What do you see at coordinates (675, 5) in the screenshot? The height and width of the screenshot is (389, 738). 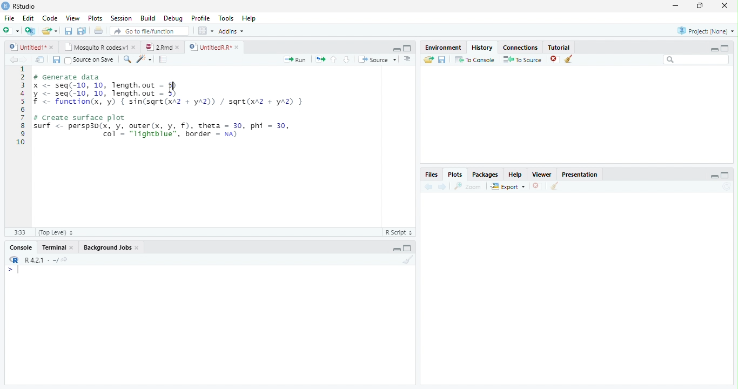 I see `minimize` at bounding box center [675, 5].